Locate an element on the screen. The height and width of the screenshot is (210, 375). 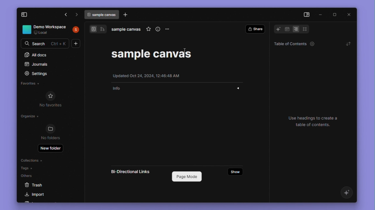
Organise is located at coordinates (30, 117).